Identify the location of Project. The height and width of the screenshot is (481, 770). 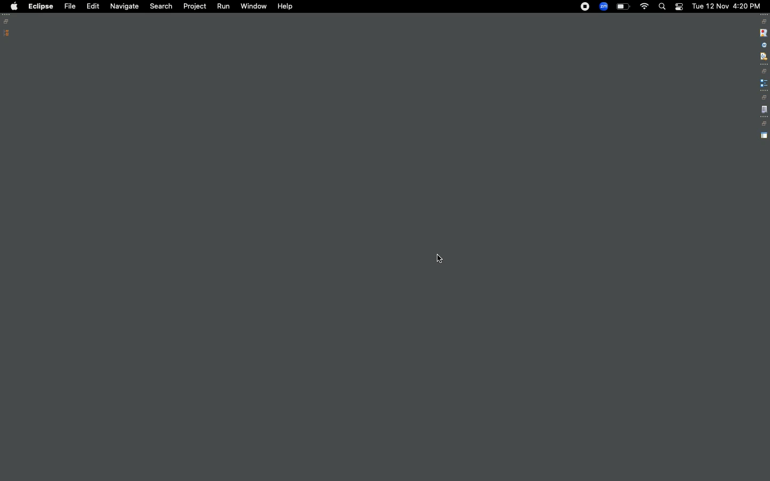
(195, 7).